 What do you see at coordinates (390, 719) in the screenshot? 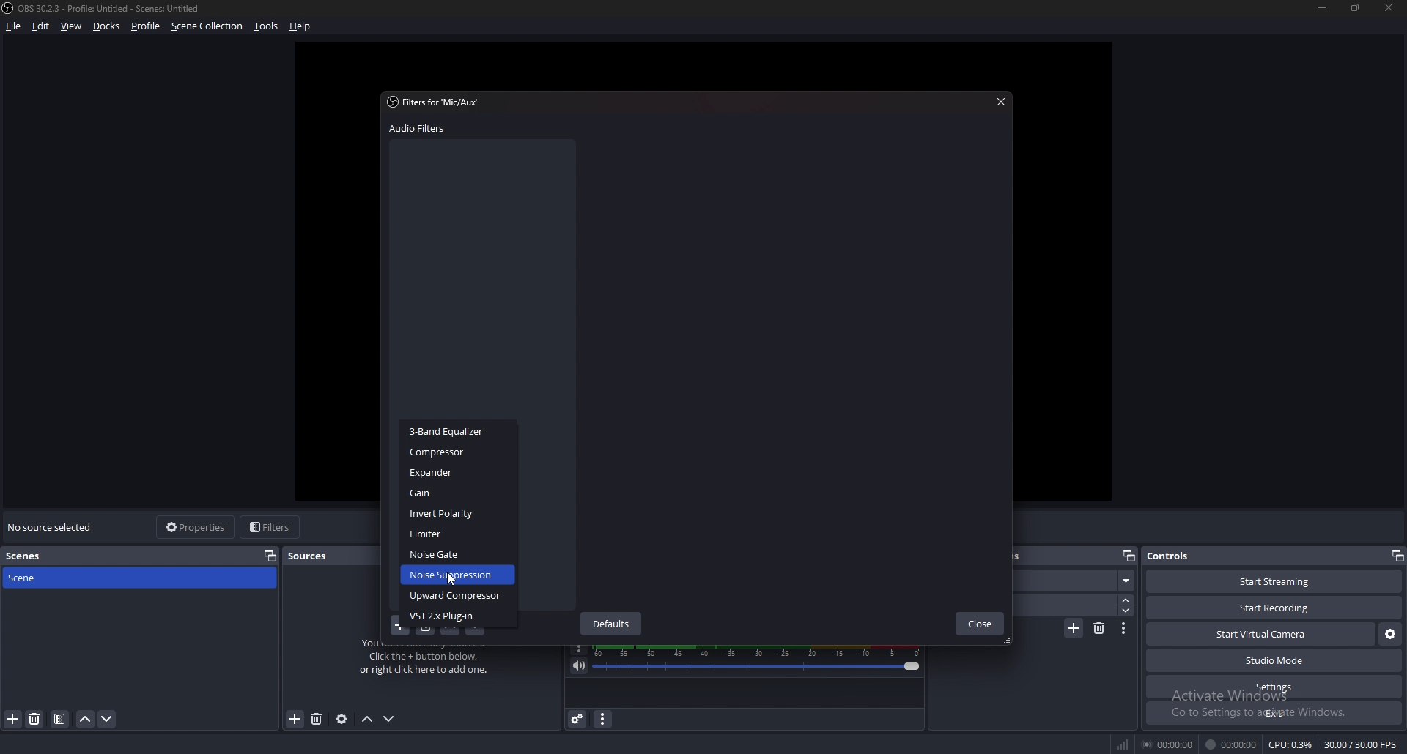
I see `move source down` at bounding box center [390, 719].